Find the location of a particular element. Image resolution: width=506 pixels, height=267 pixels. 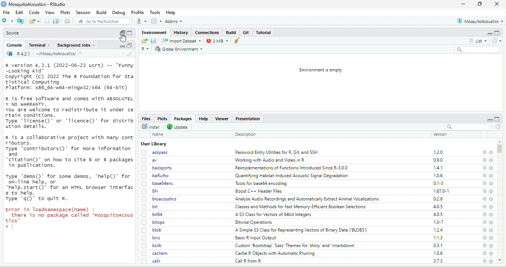

0.2.8 is located at coordinates (437, 199).